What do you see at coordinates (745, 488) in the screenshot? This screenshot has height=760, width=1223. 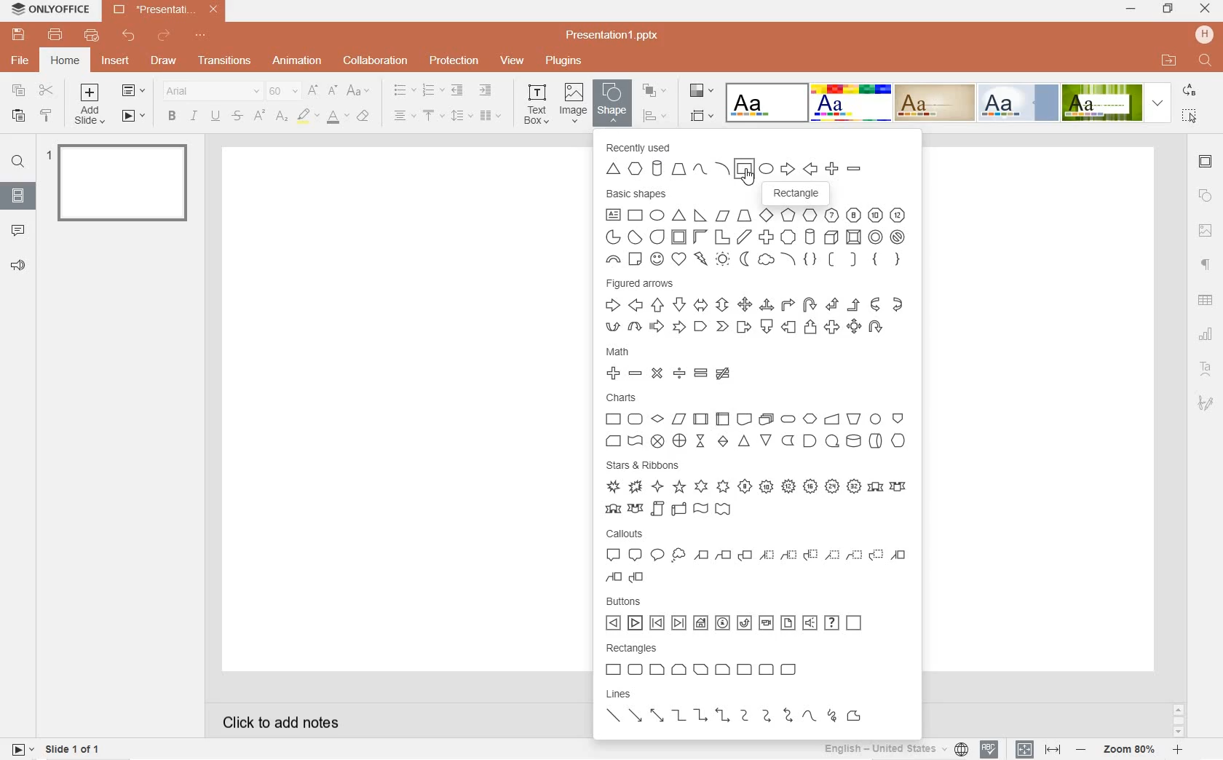 I see `8-point star` at bounding box center [745, 488].